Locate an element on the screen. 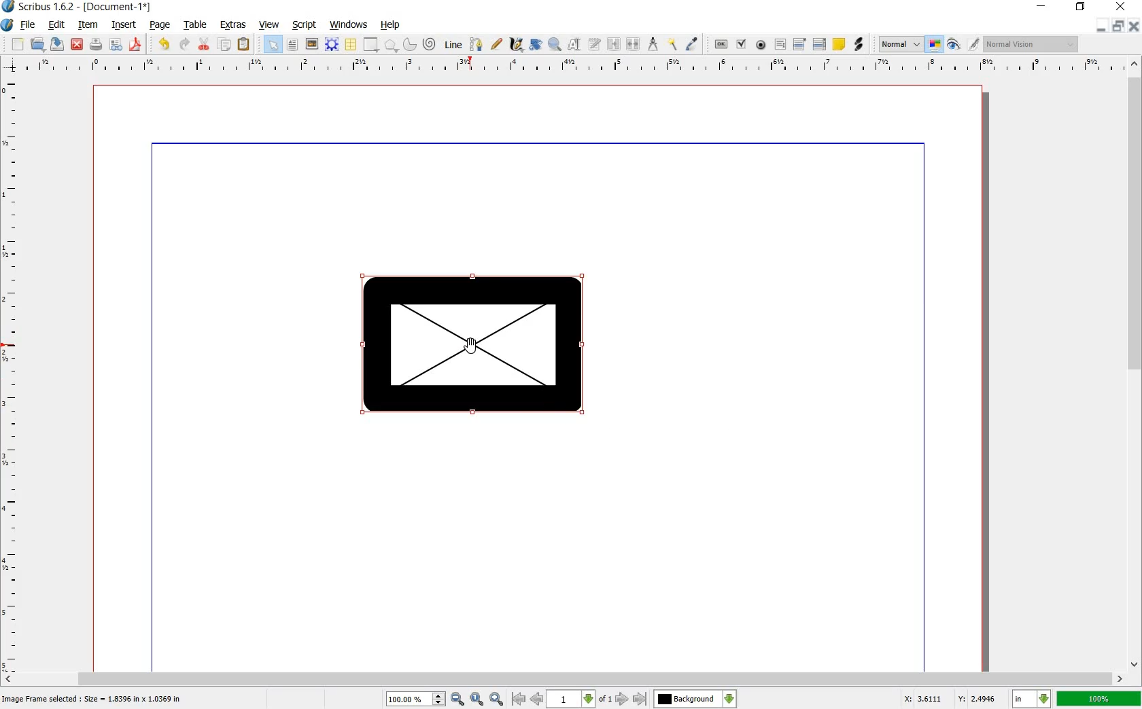  shape is located at coordinates (369, 45).